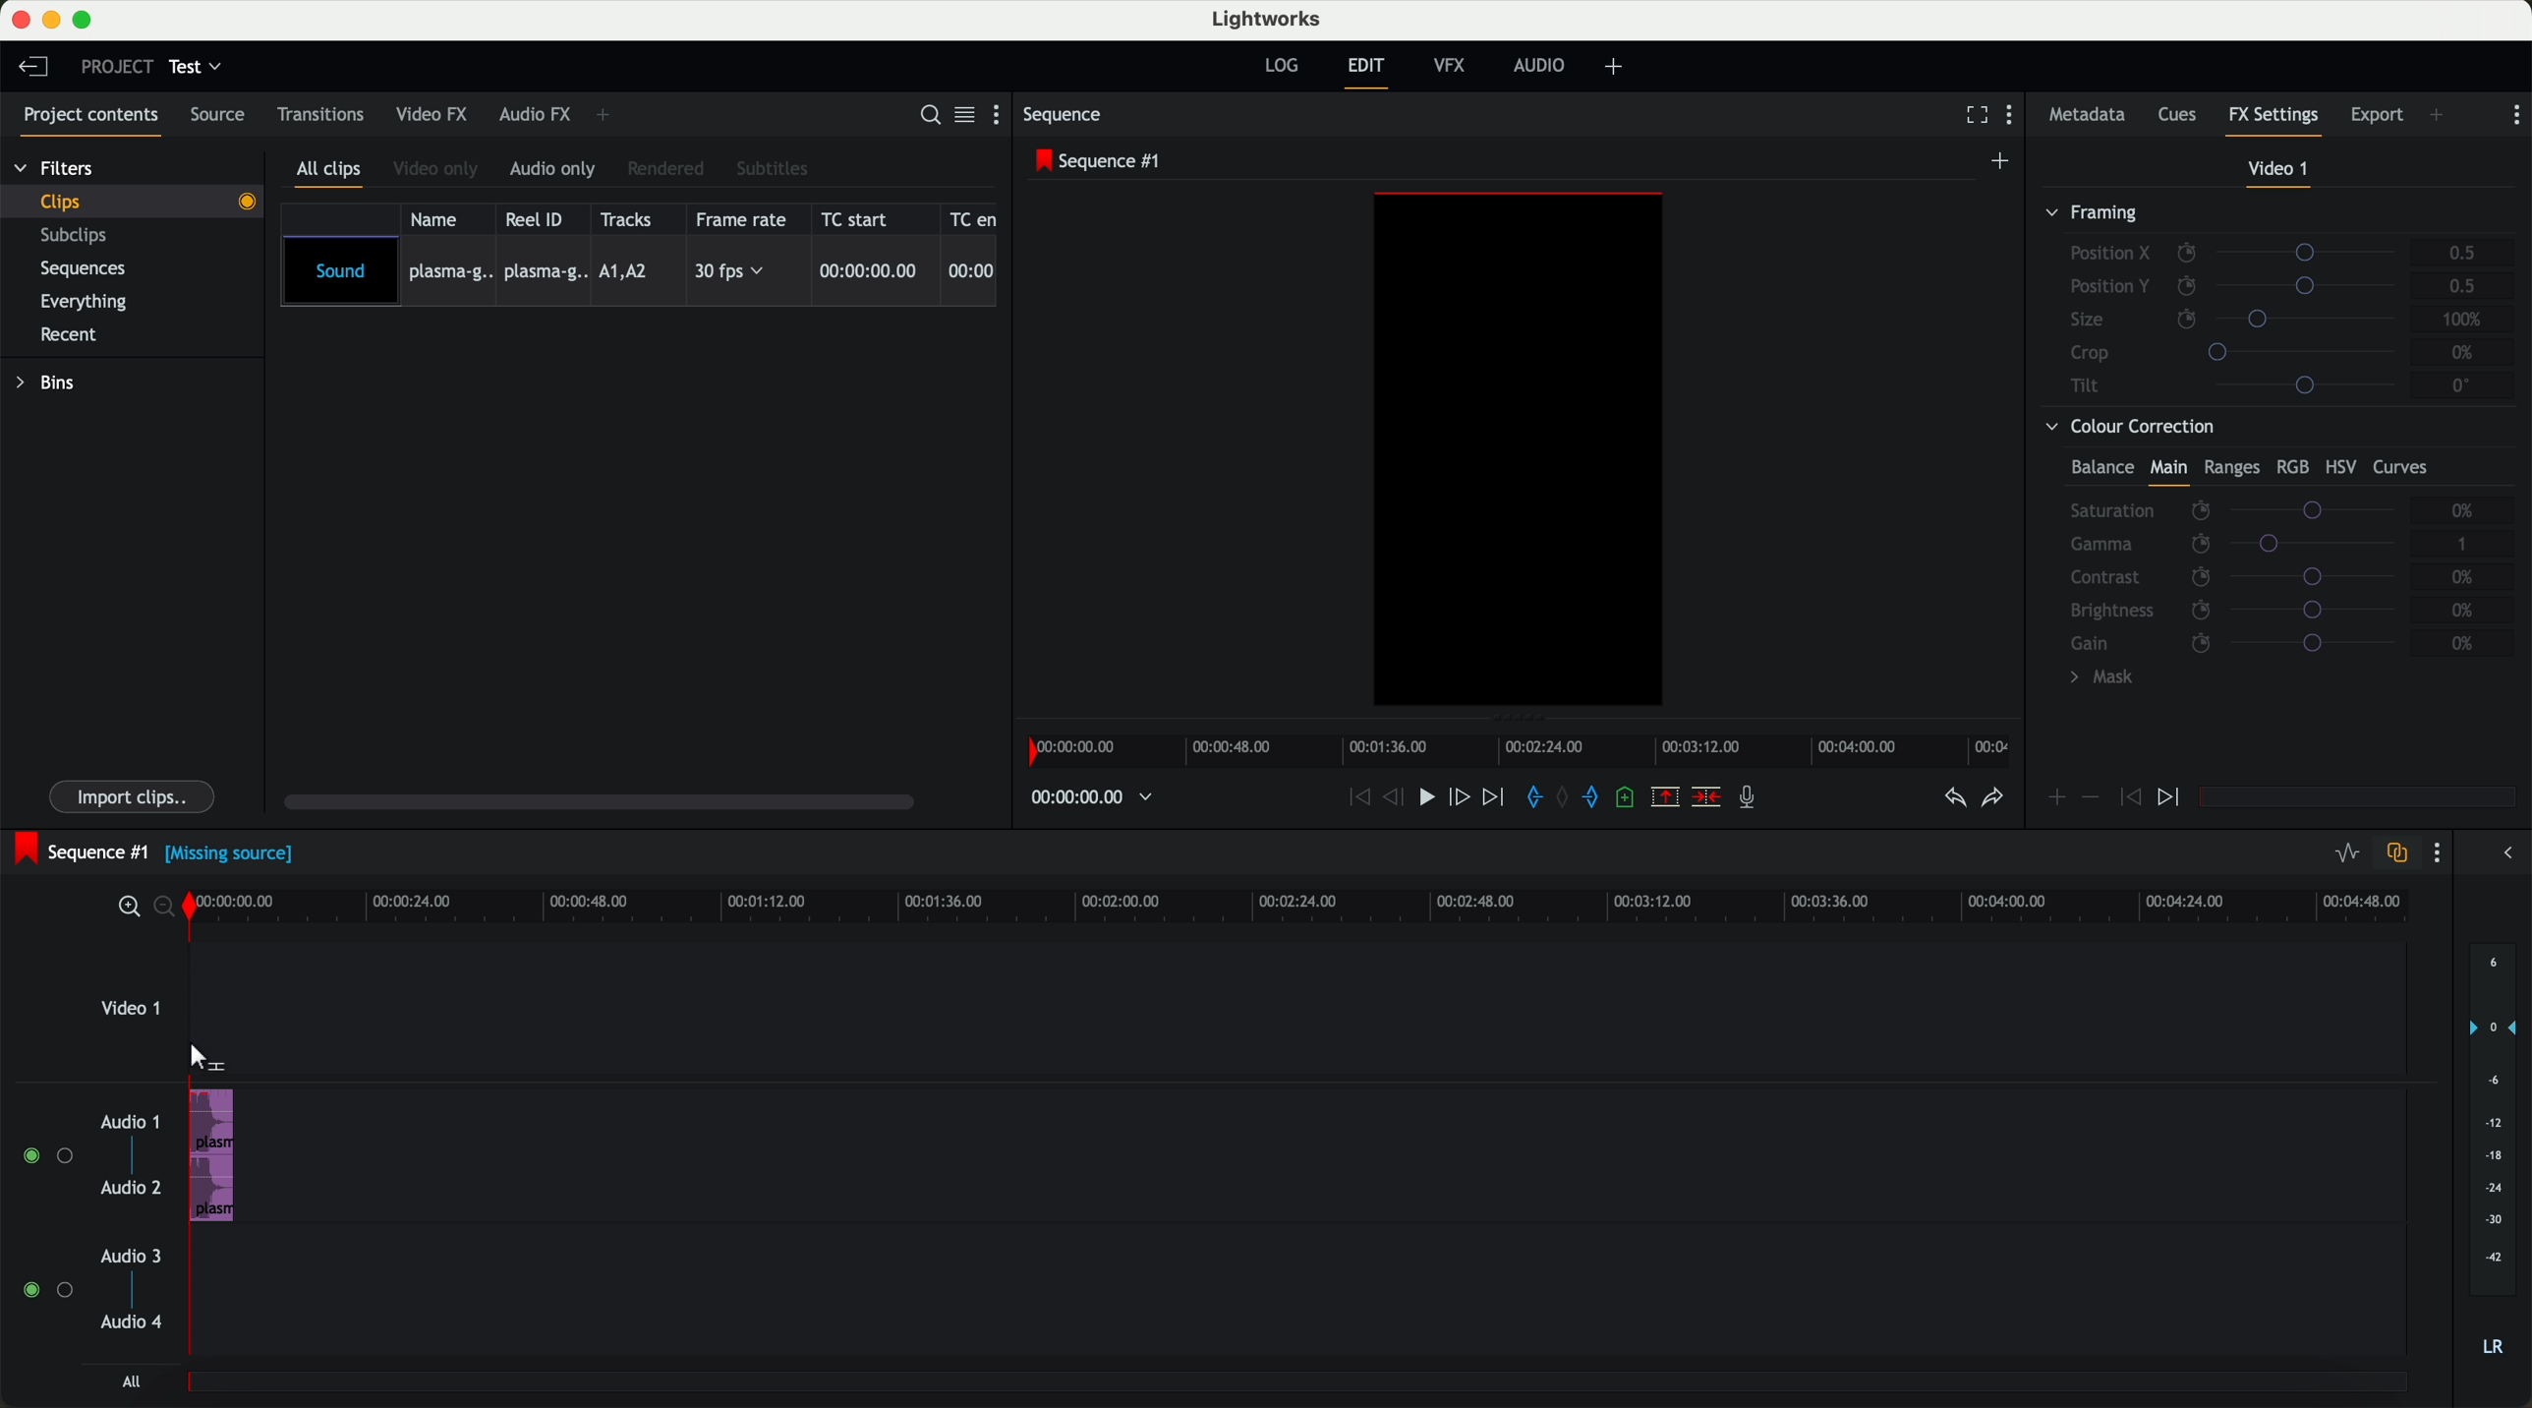 Image resolution: width=2532 pixels, height=1408 pixels. Describe the element at coordinates (86, 20) in the screenshot. I see `maximize` at that location.